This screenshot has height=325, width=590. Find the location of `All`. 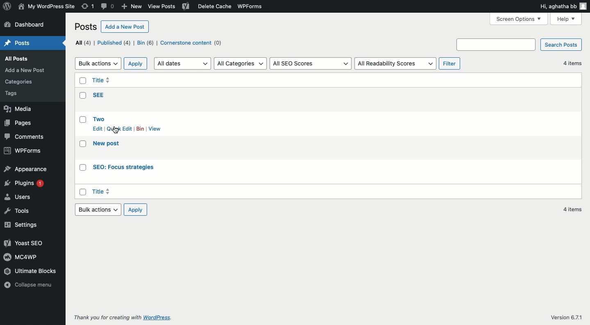

All is located at coordinates (83, 42).